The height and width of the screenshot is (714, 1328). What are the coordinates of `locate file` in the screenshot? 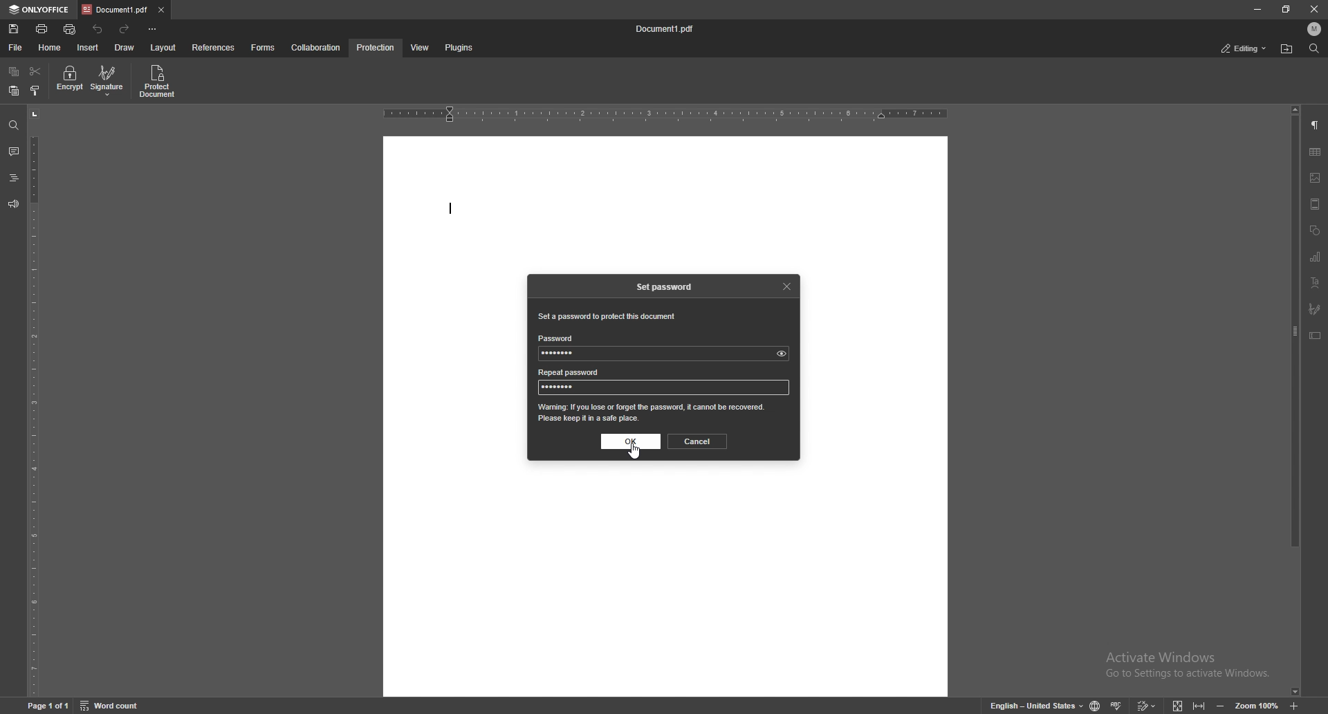 It's located at (1287, 48).